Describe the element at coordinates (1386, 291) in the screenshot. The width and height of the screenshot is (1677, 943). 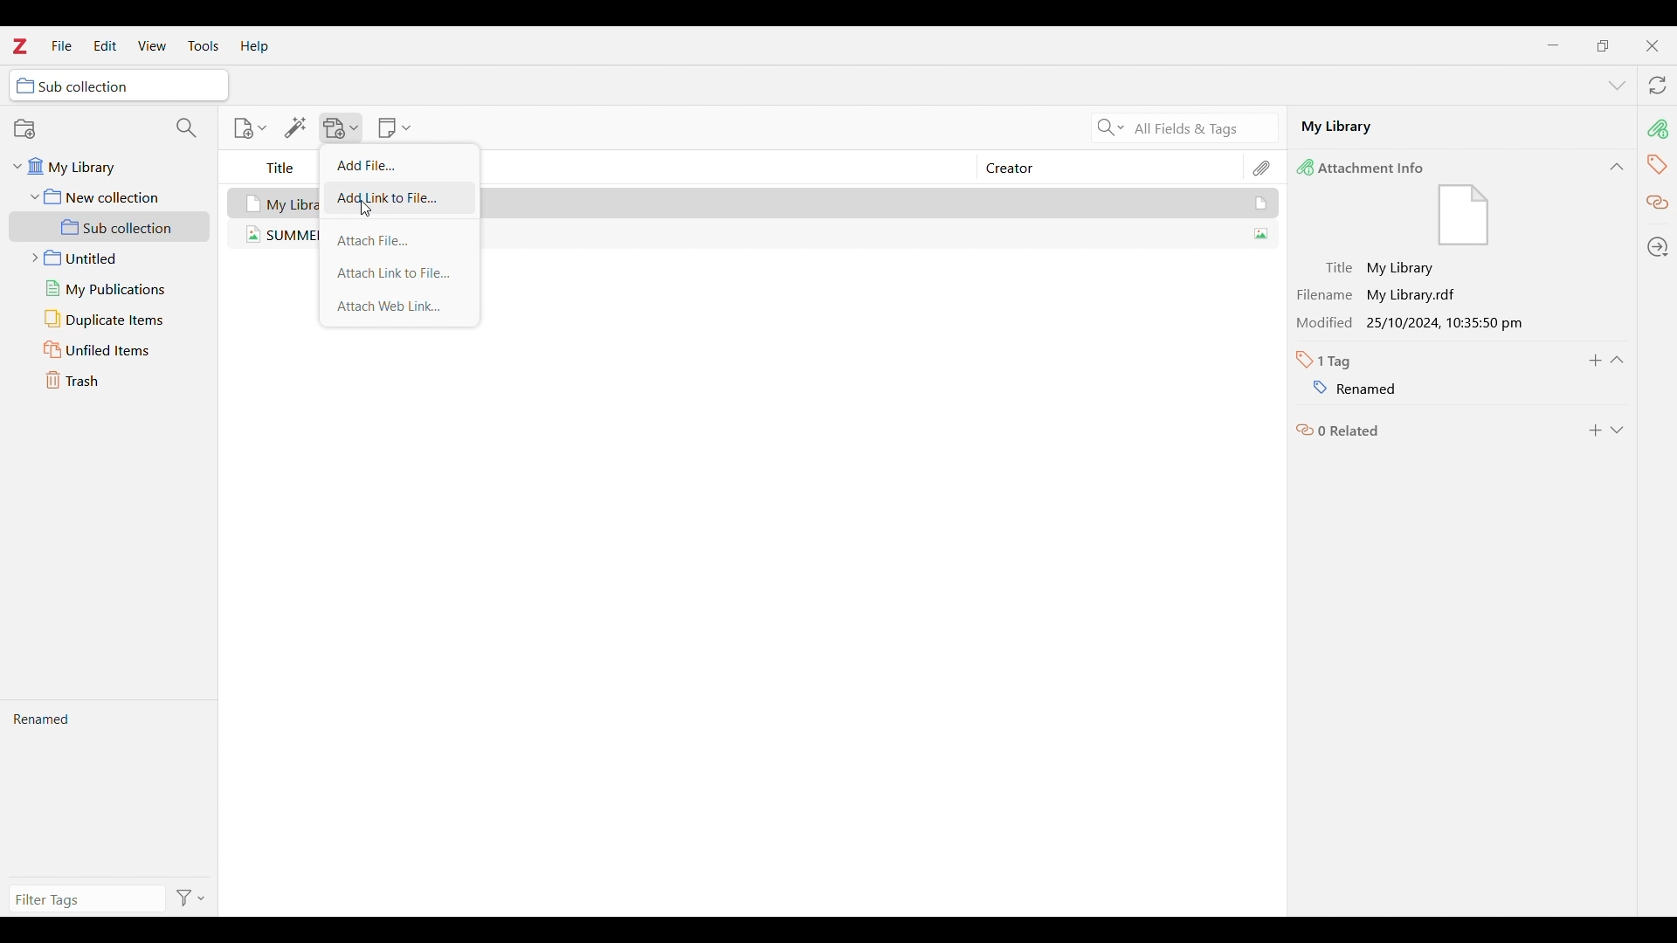
I see `Filename My Library.rdf` at that location.